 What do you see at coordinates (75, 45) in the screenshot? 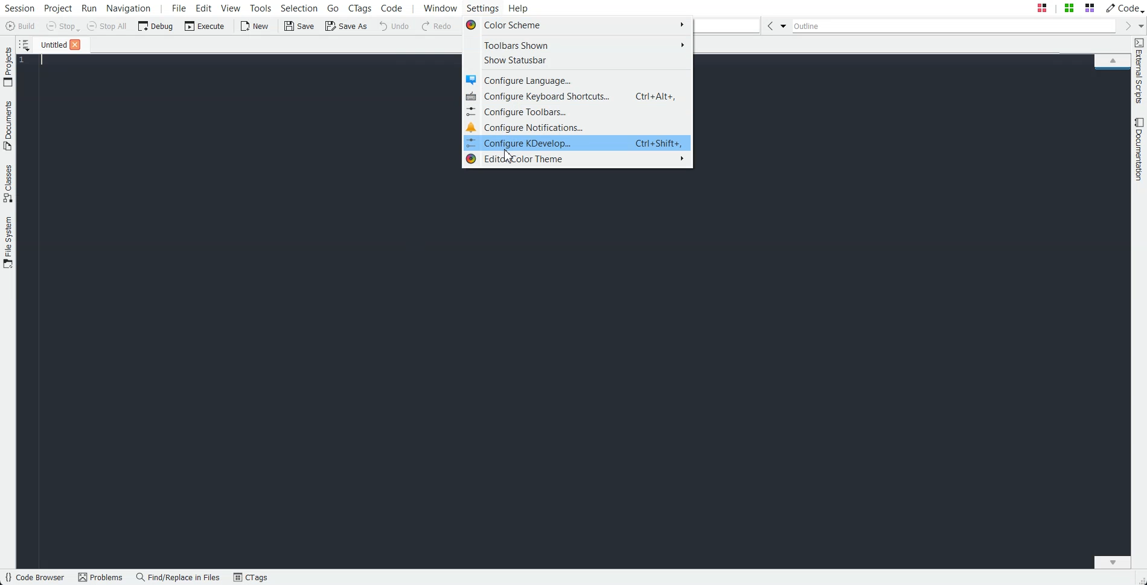
I see `Close` at bounding box center [75, 45].